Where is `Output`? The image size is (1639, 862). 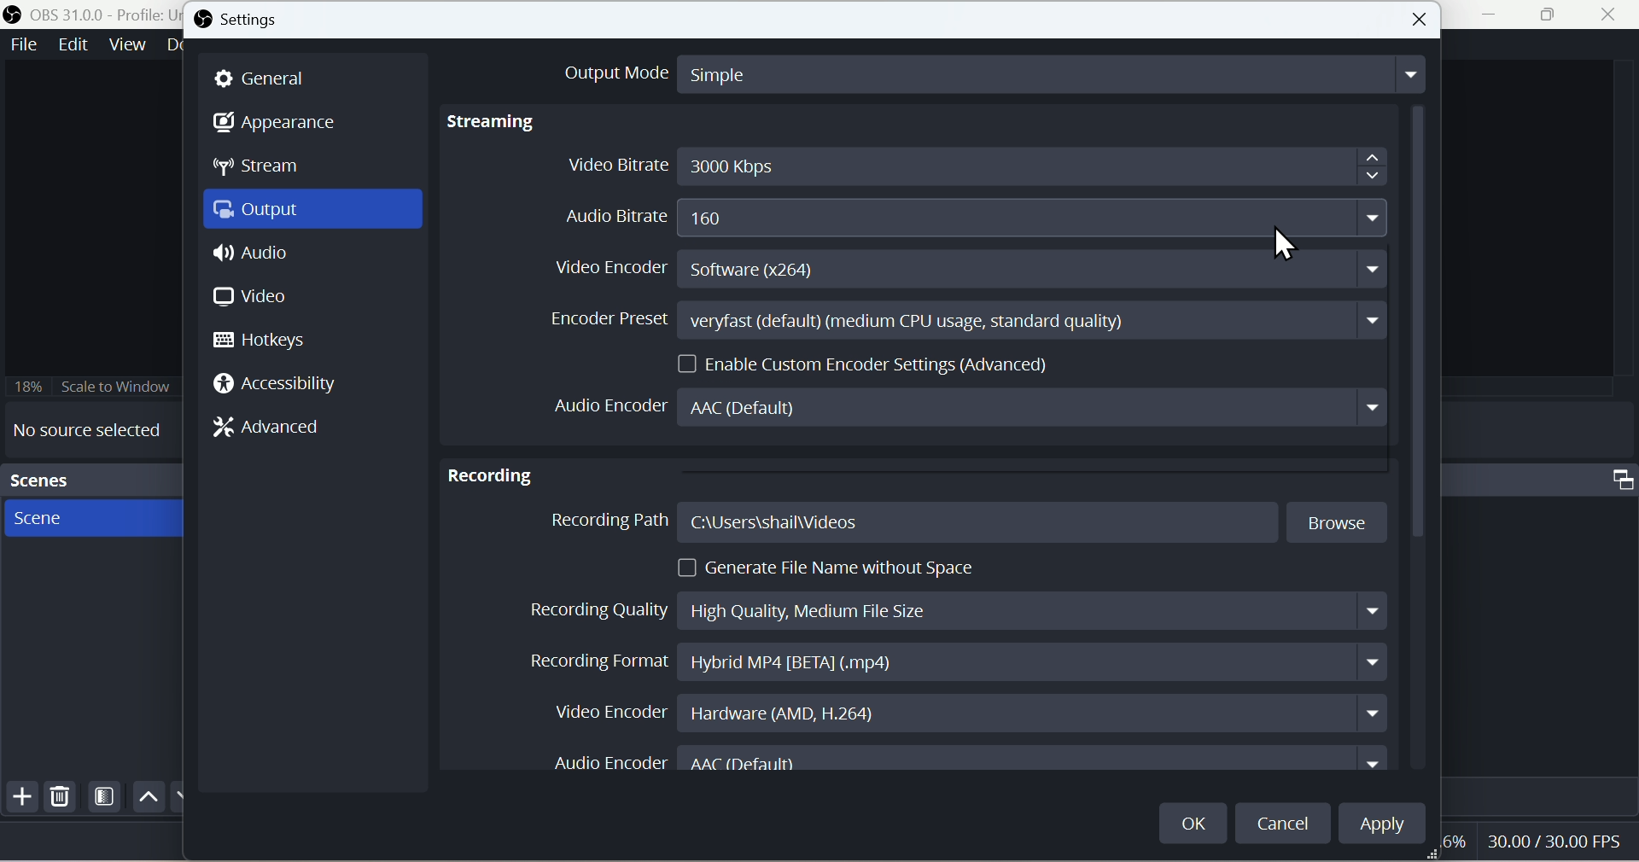
Output is located at coordinates (318, 213).